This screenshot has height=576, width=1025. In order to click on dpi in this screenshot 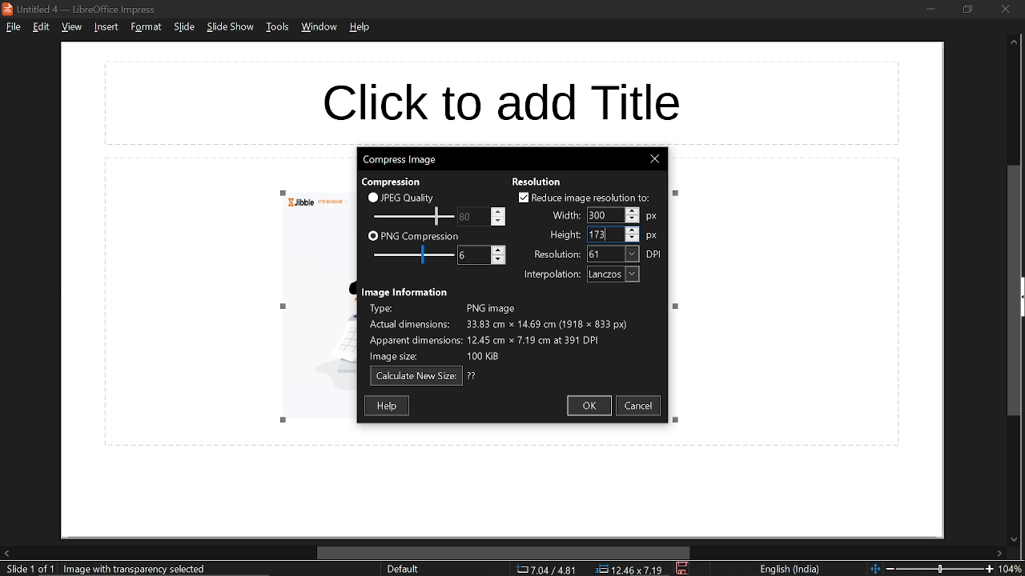, I will do `click(656, 254)`.